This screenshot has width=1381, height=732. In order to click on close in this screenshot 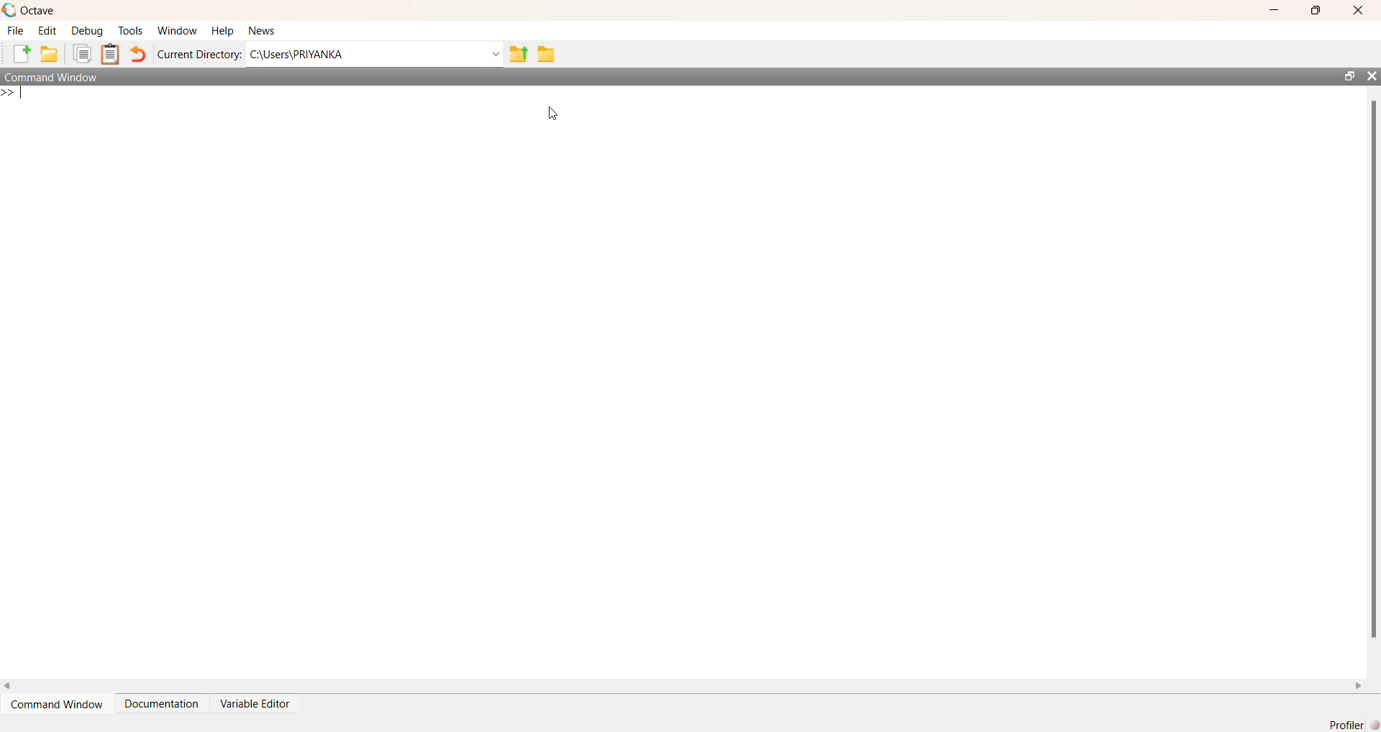, I will do `click(1372, 76)`.